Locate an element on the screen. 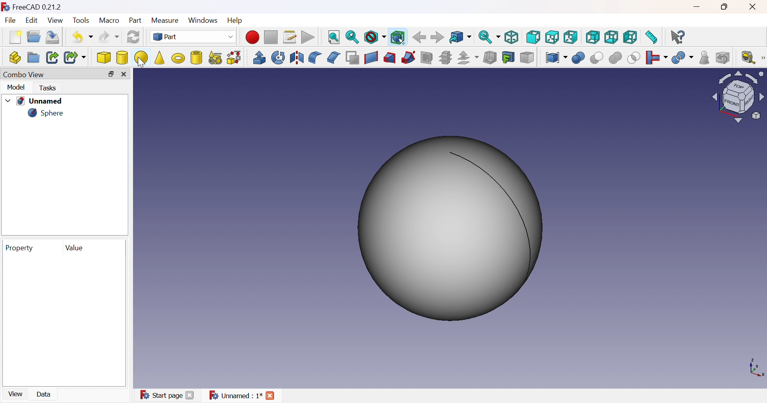  File is located at coordinates (12, 20).